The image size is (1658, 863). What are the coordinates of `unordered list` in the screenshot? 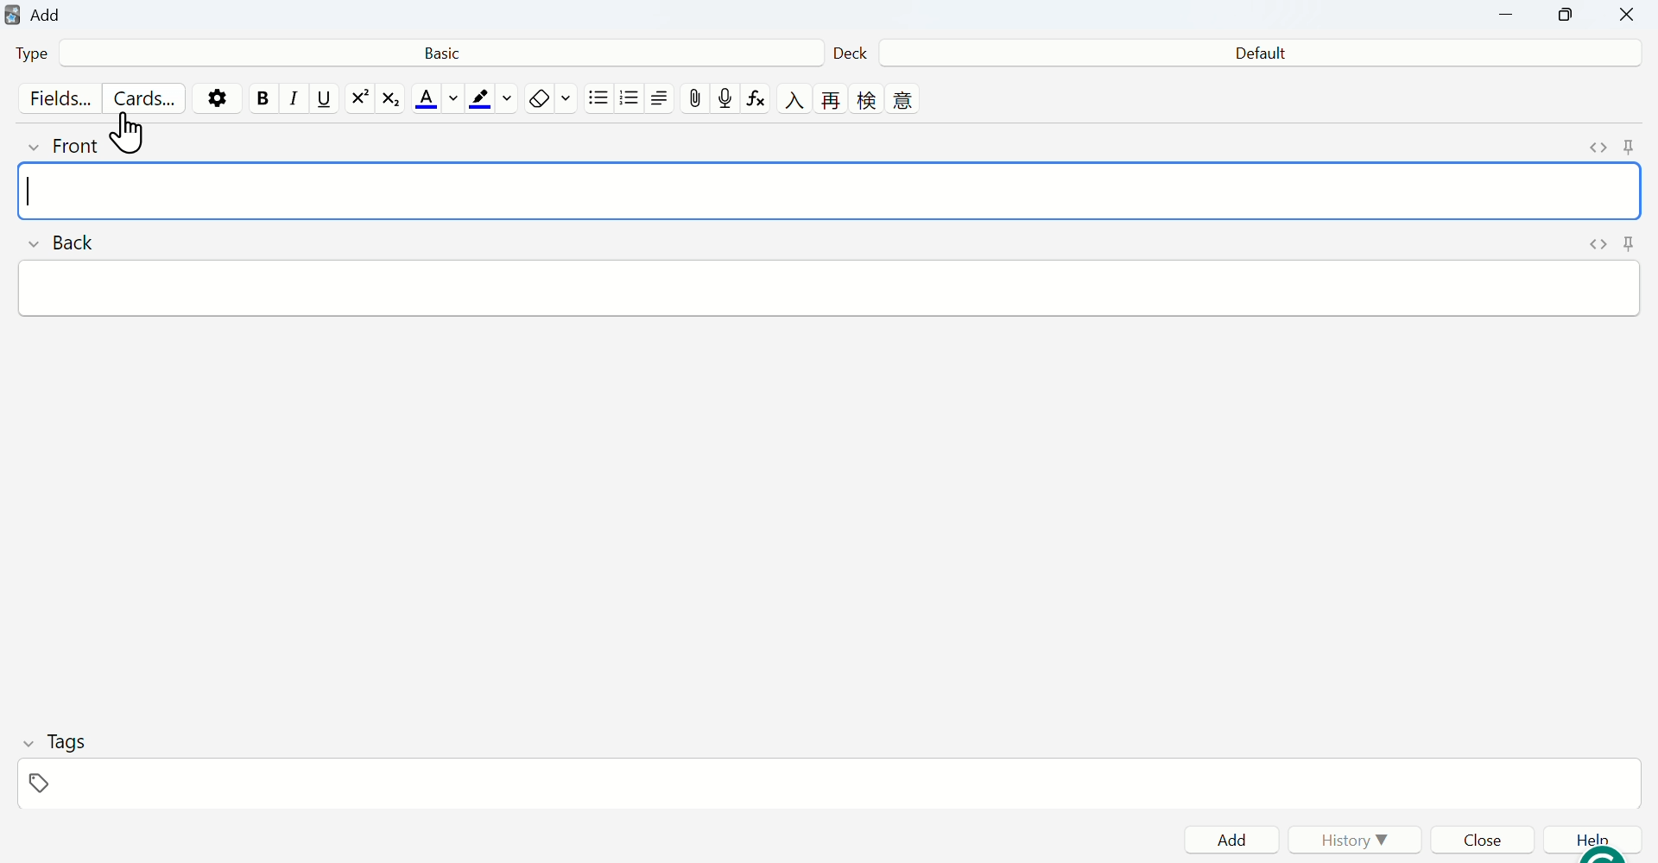 It's located at (598, 98).